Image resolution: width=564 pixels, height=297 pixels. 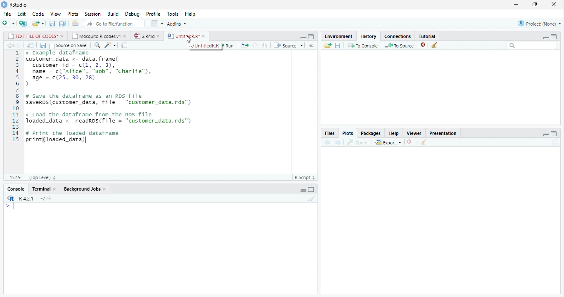 I want to click on search file, so click(x=115, y=24).